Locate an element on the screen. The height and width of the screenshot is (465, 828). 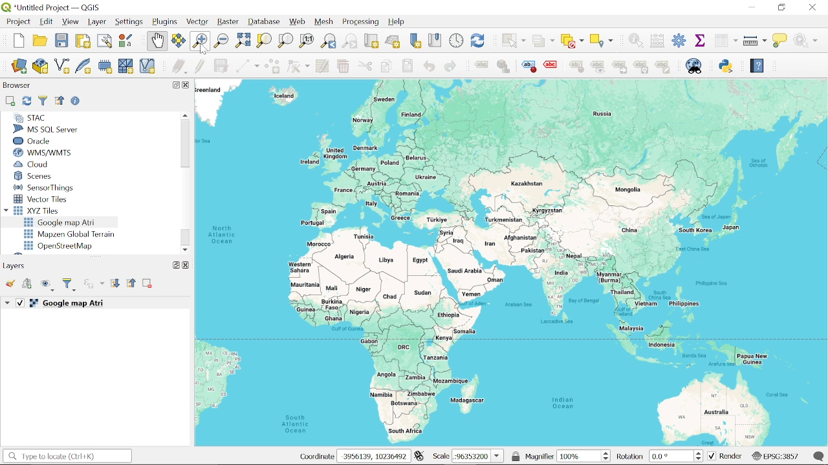
Zoom next is located at coordinates (350, 41).